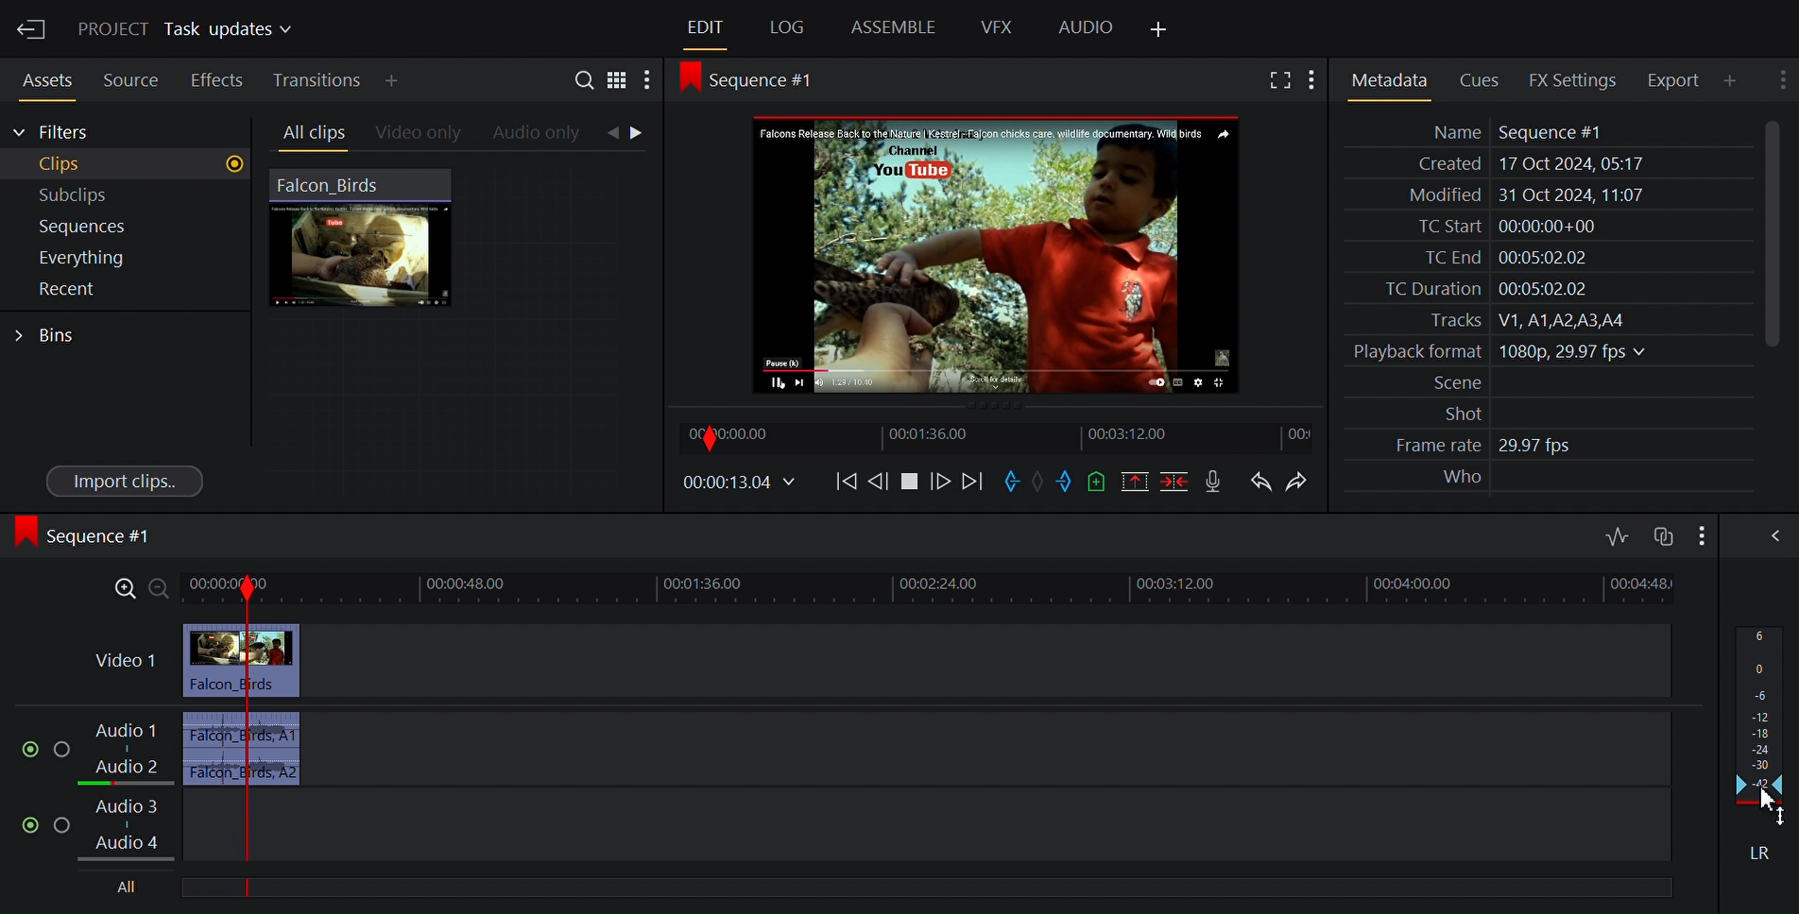 Image resolution: width=1799 pixels, height=914 pixels. What do you see at coordinates (1009, 482) in the screenshot?
I see `Mark in` at bounding box center [1009, 482].